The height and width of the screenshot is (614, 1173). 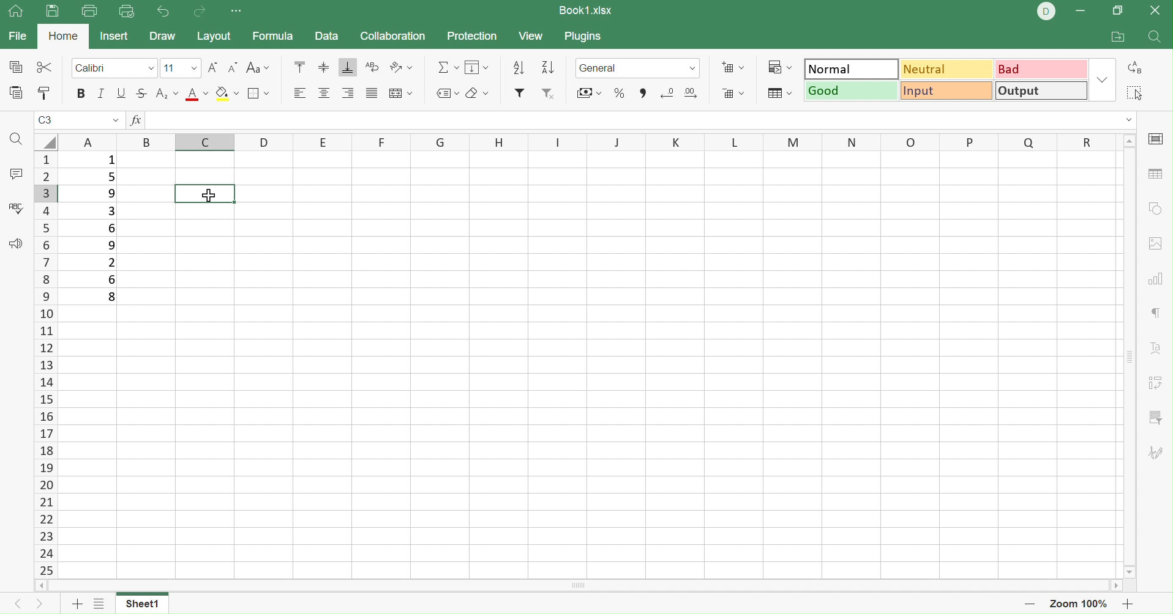 I want to click on Pivot table settings, so click(x=1160, y=383).